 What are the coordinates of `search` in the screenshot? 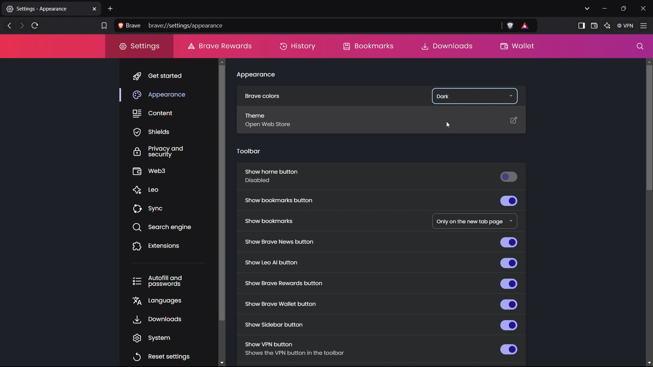 It's located at (638, 46).